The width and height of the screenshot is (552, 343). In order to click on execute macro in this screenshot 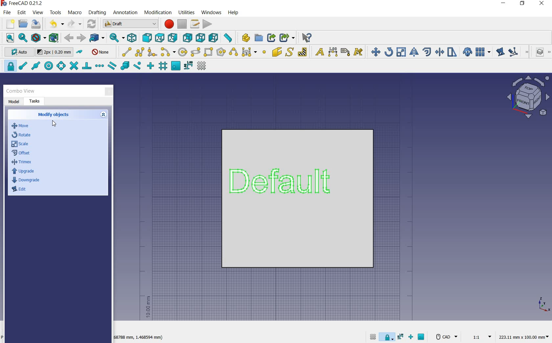, I will do `click(208, 24)`.